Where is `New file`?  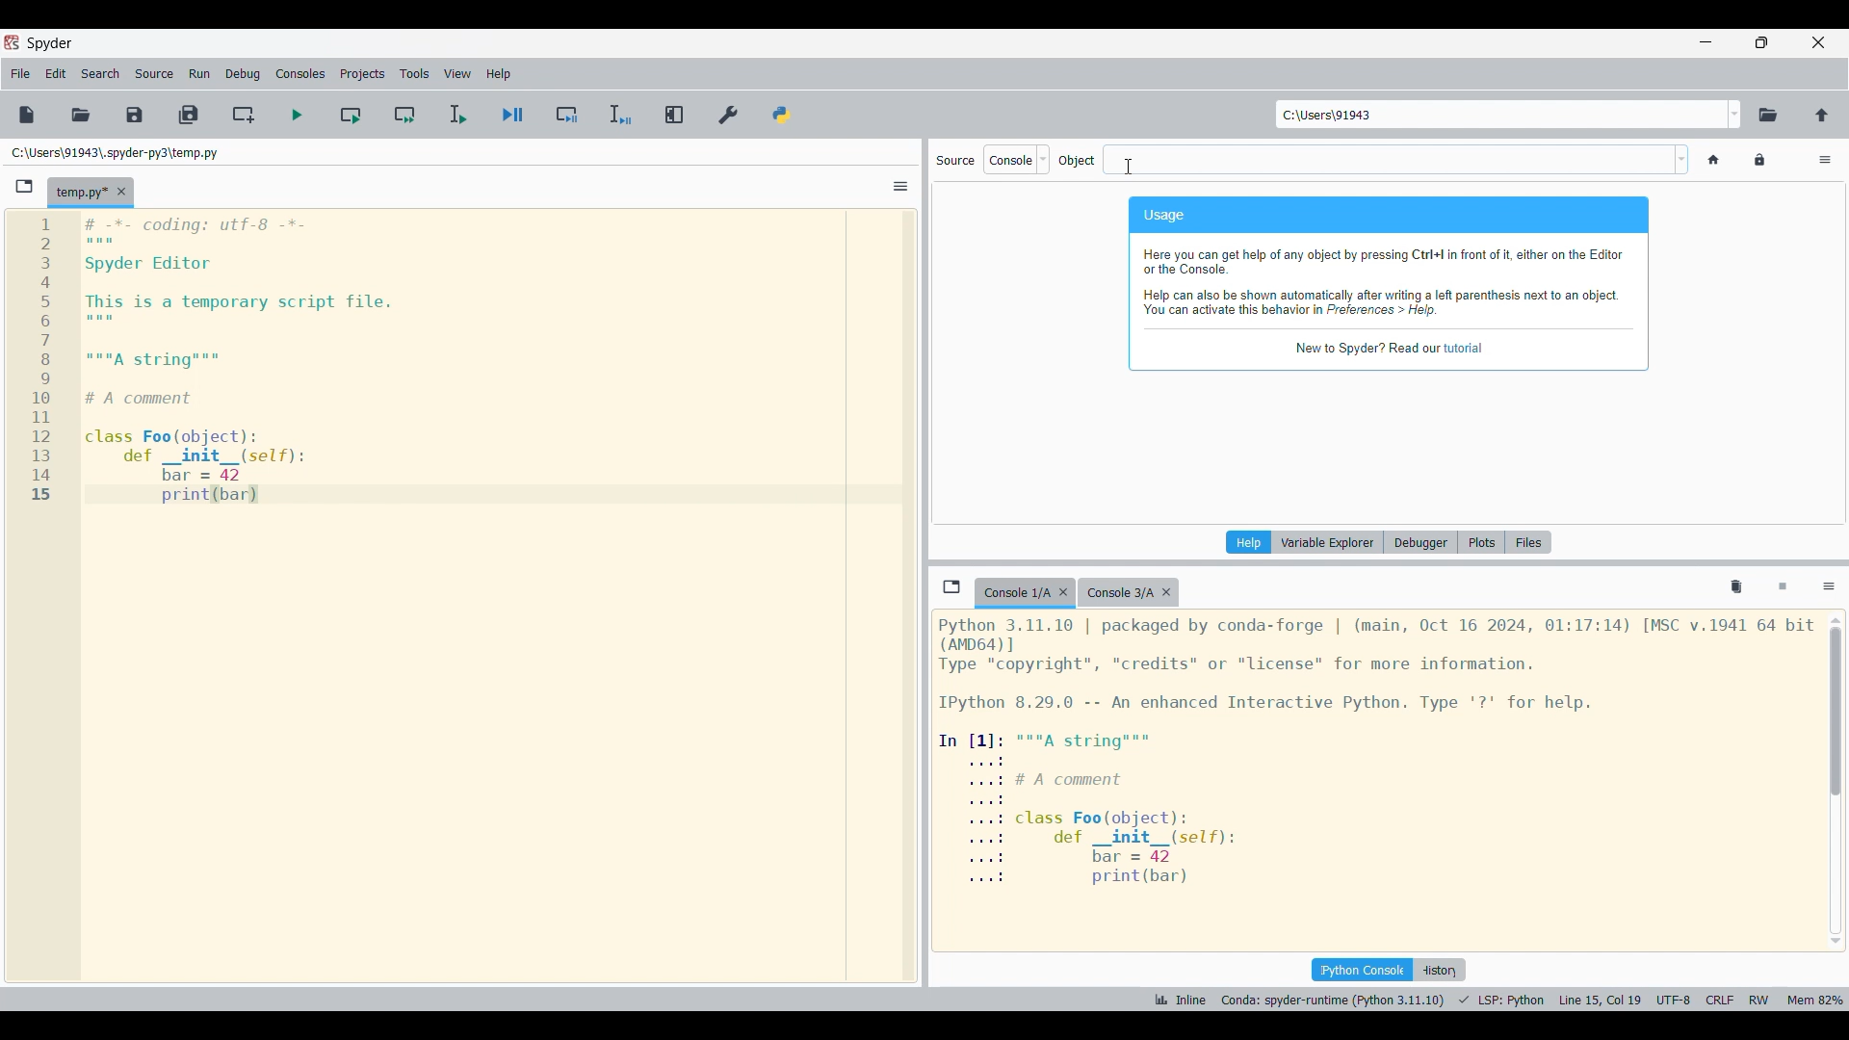
New file is located at coordinates (27, 115).